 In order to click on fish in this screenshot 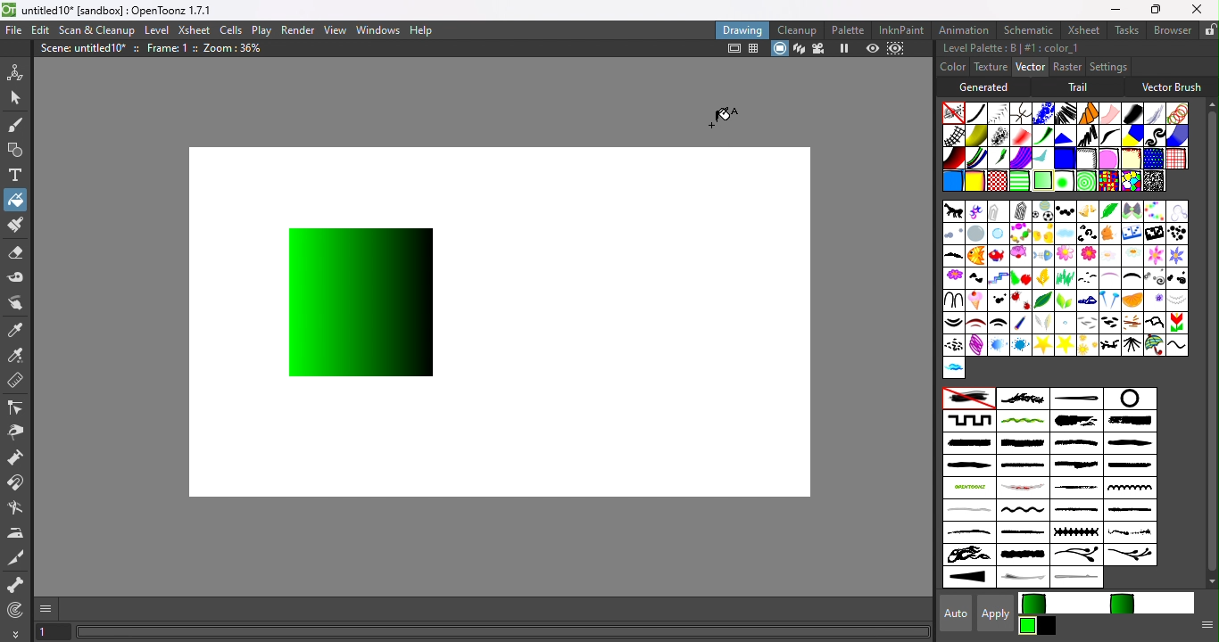, I will do `click(974, 257)`.